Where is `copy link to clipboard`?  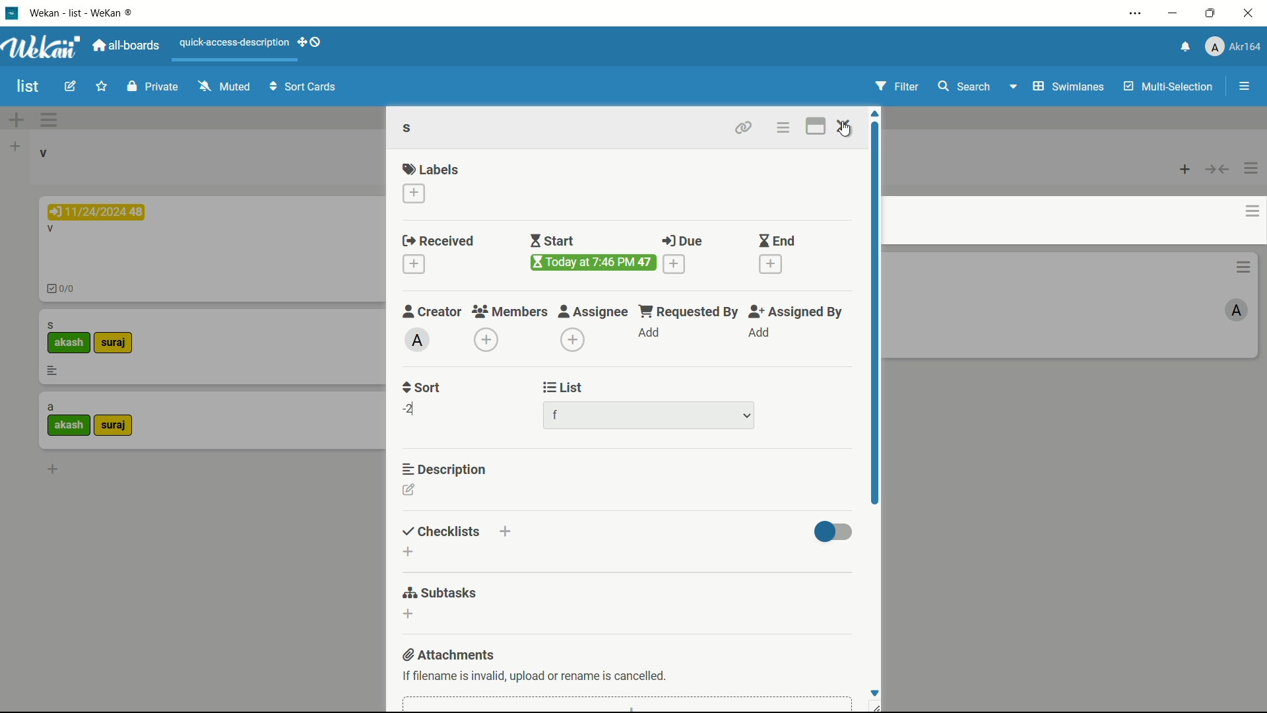 copy link to clipboard is located at coordinates (744, 127).